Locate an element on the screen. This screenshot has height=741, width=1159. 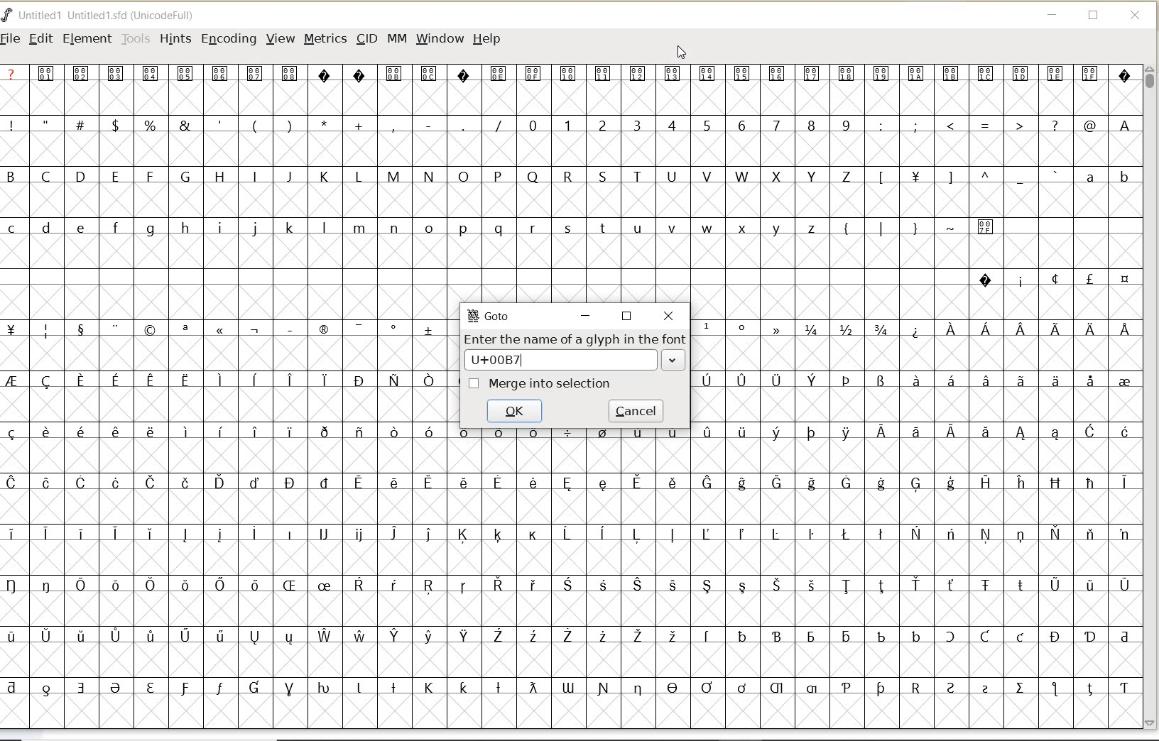
MM is located at coordinates (397, 39).